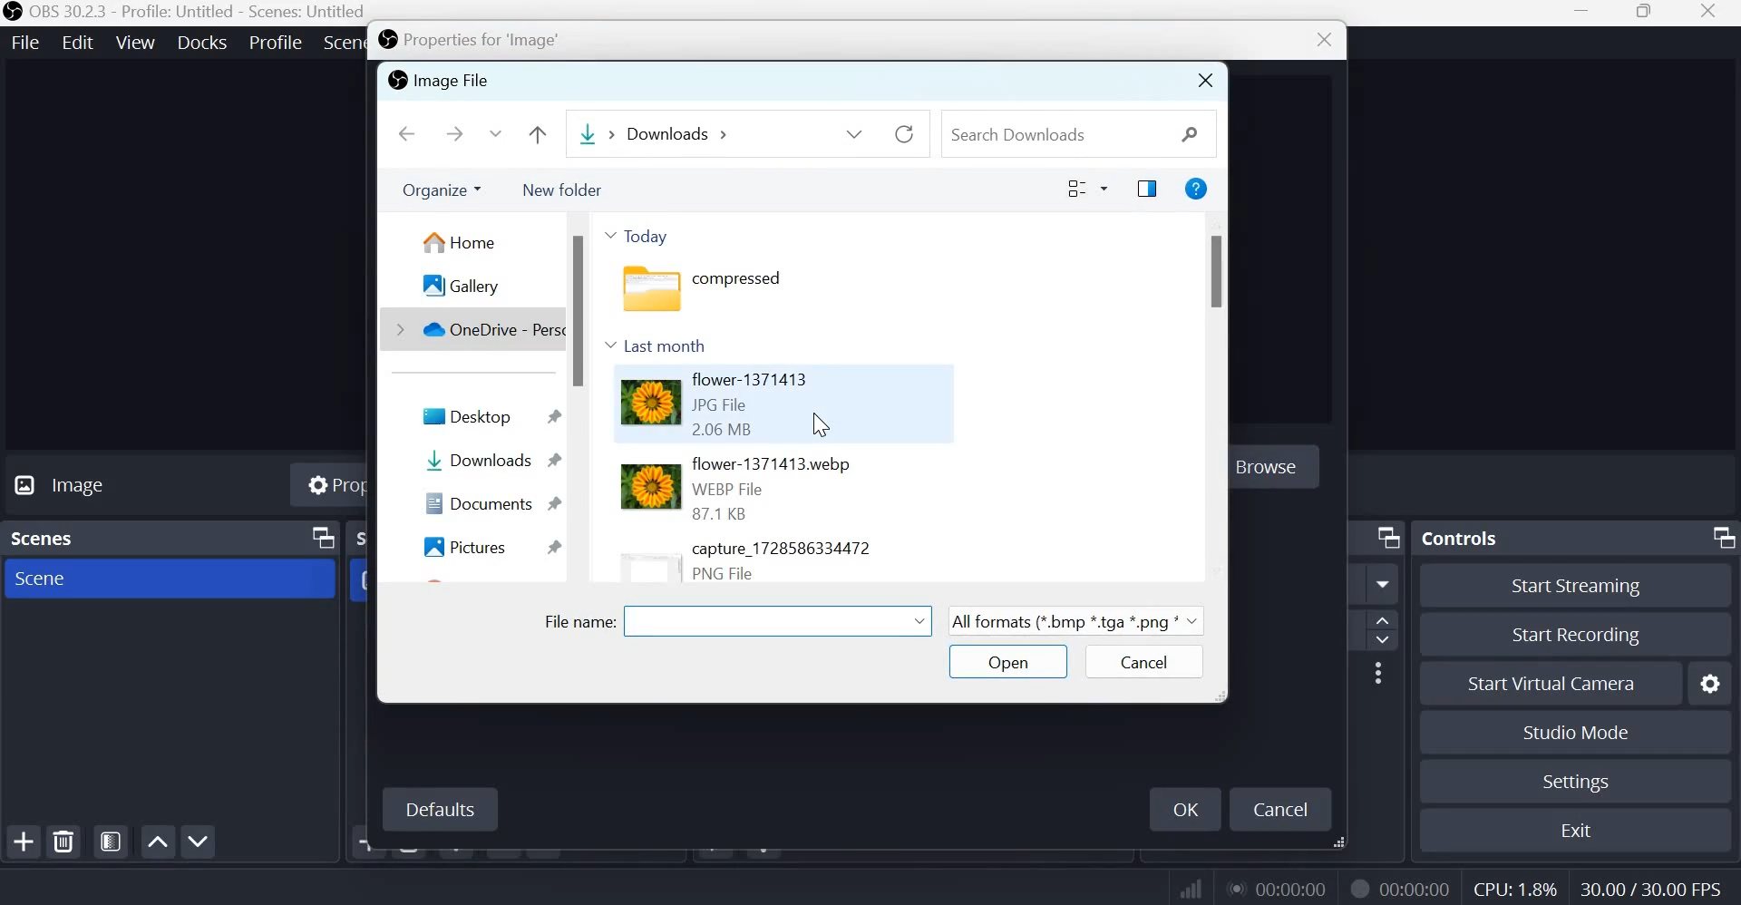 This screenshot has width=1741, height=905. I want to click on More Options , so click(1377, 672).